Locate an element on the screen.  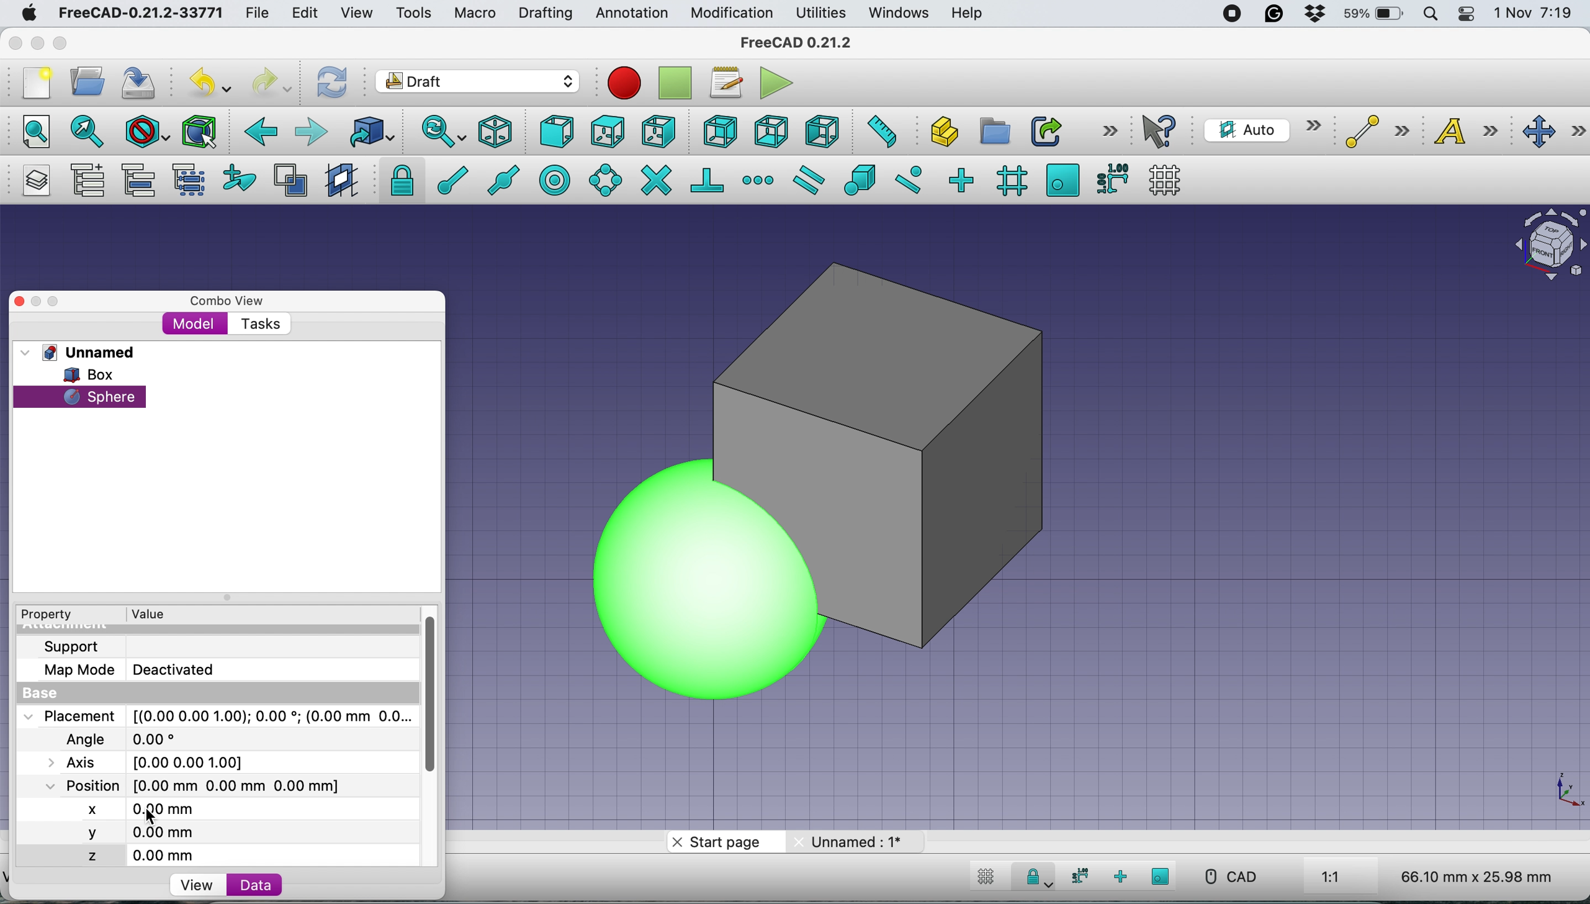
snap midpoint is located at coordinates (499, 179).